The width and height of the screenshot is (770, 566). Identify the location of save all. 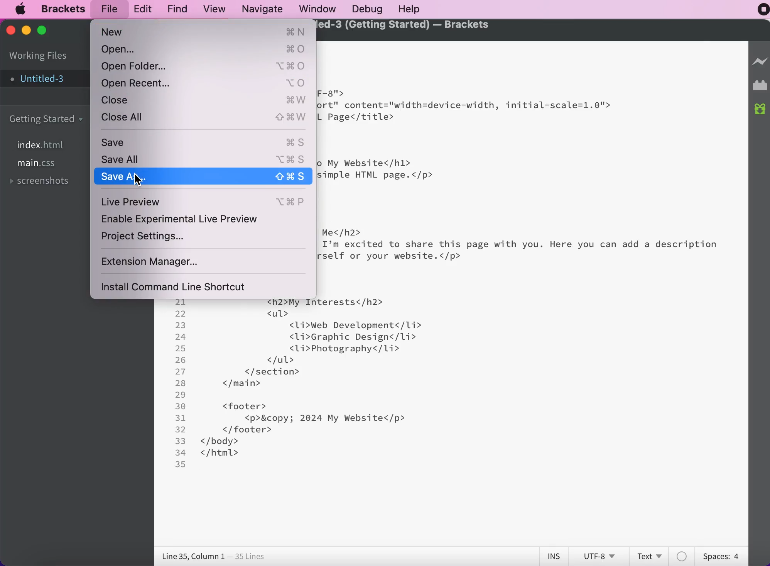
(203, 158).